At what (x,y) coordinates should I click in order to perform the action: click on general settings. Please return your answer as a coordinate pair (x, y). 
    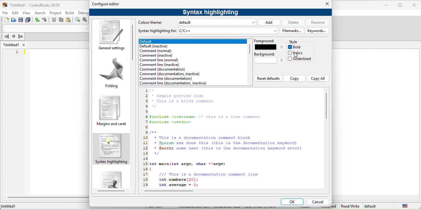
    Looking at the image, I should click on (111, 36).